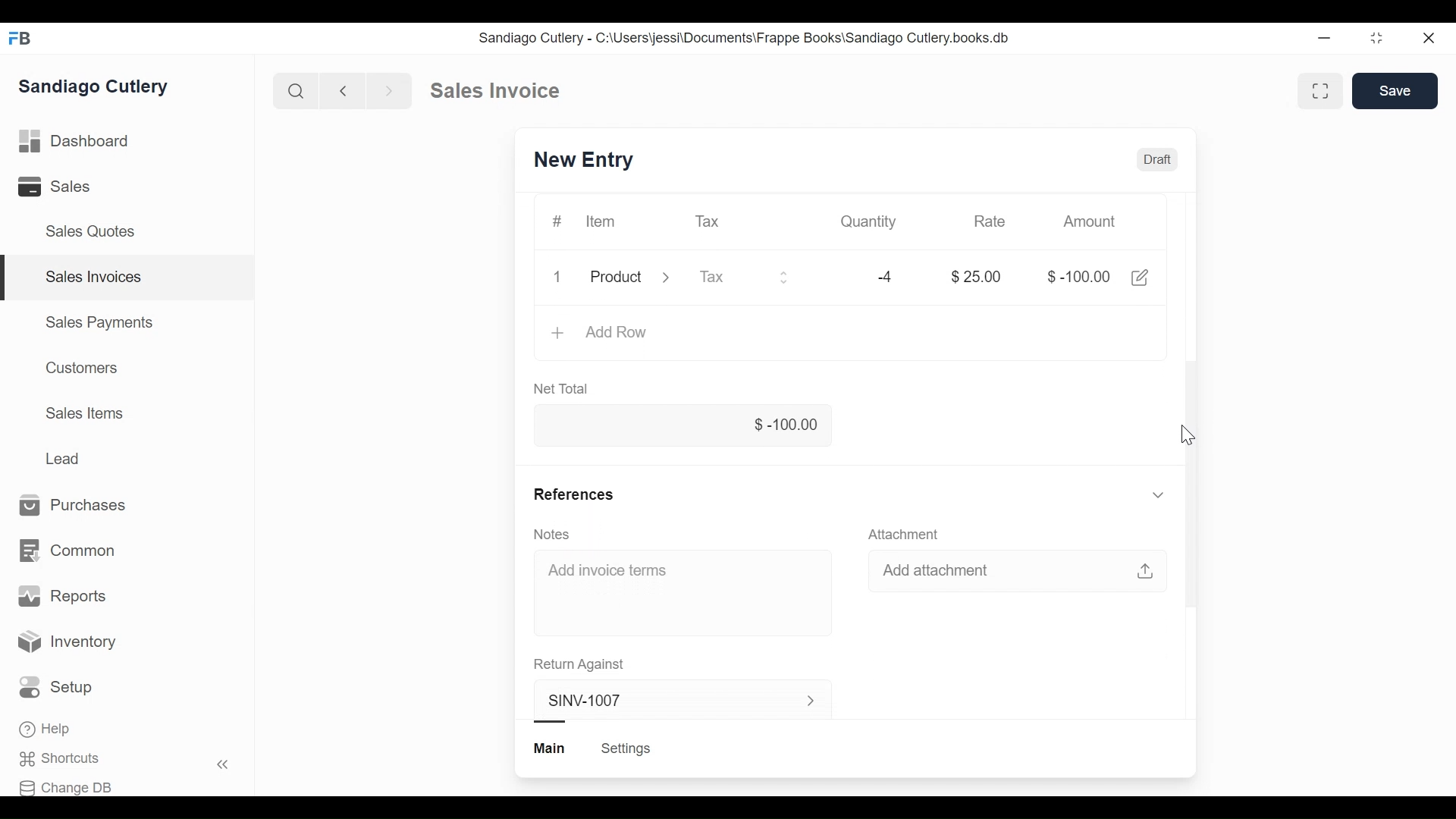 The width and height of the screenshot is (1456, 819). What do you see at coordinates (607, 570) in the screenshot?
I see `Add invoice terms` at bounding box center [607, 570].